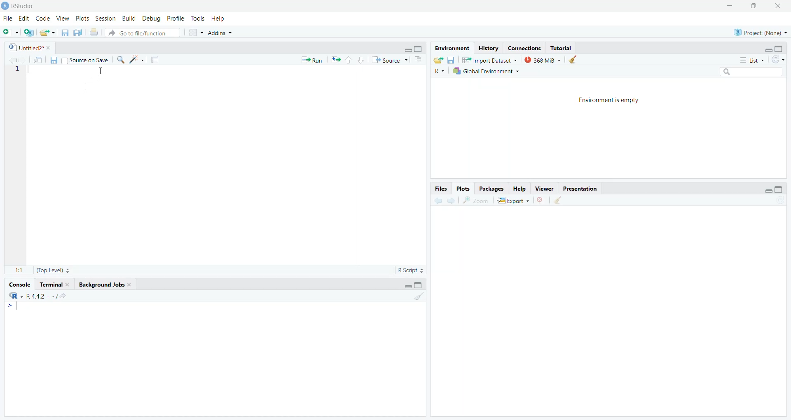 Image resolution: width=791 pixels, height=420 pixels. Describe the element at coordinates (348, 61) in the screenshot. I see `upward` at that location.